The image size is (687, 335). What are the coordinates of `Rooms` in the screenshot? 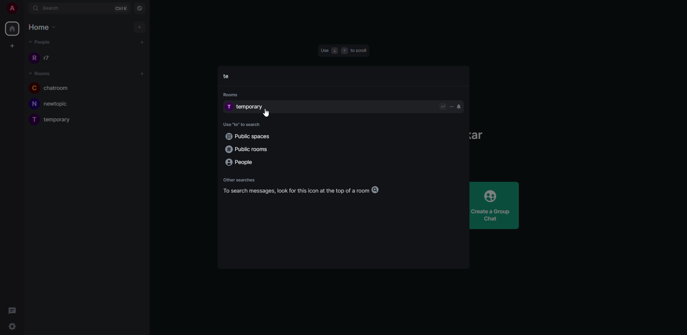 It's located at (231, 95).